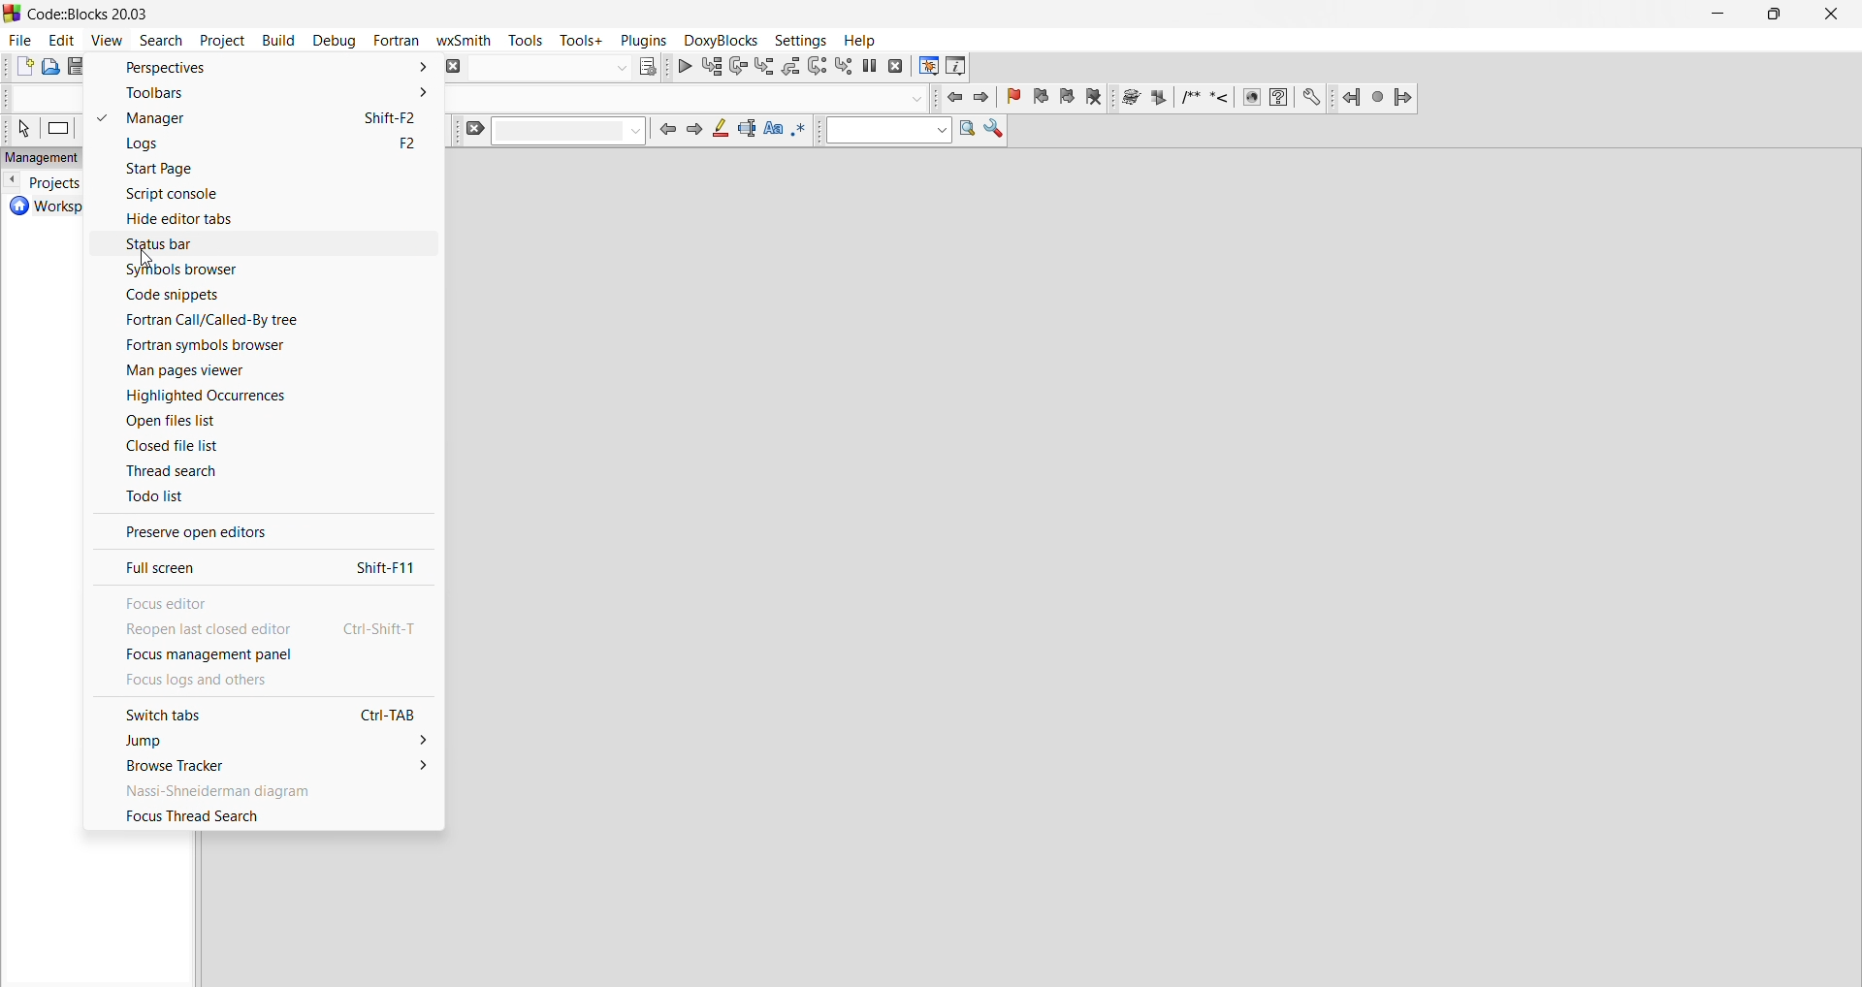  What do you see at coordinates (147, 257) in the screenshot?
I see `cursor` at bounding box center [147, 257].